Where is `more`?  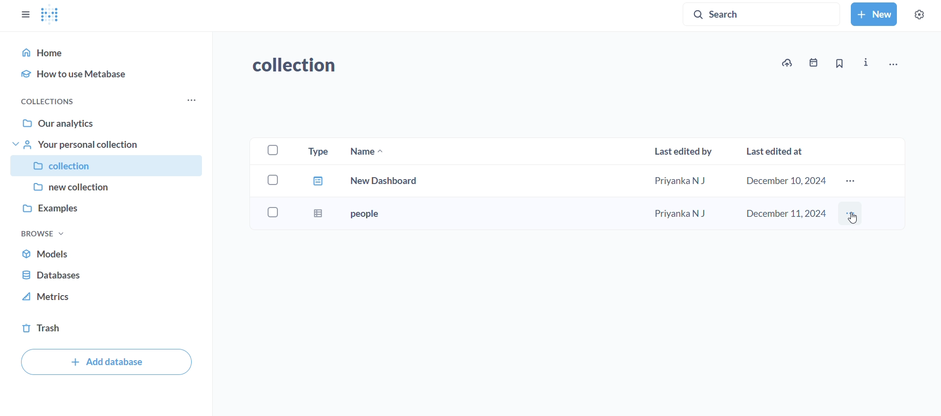 more is located at coordinates (851, 182).